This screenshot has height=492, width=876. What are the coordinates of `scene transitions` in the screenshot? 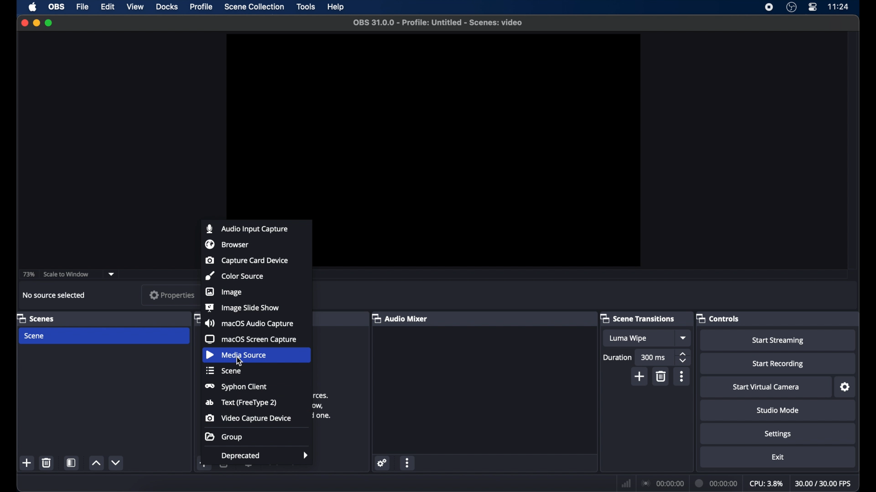 It's located at (638, 318).